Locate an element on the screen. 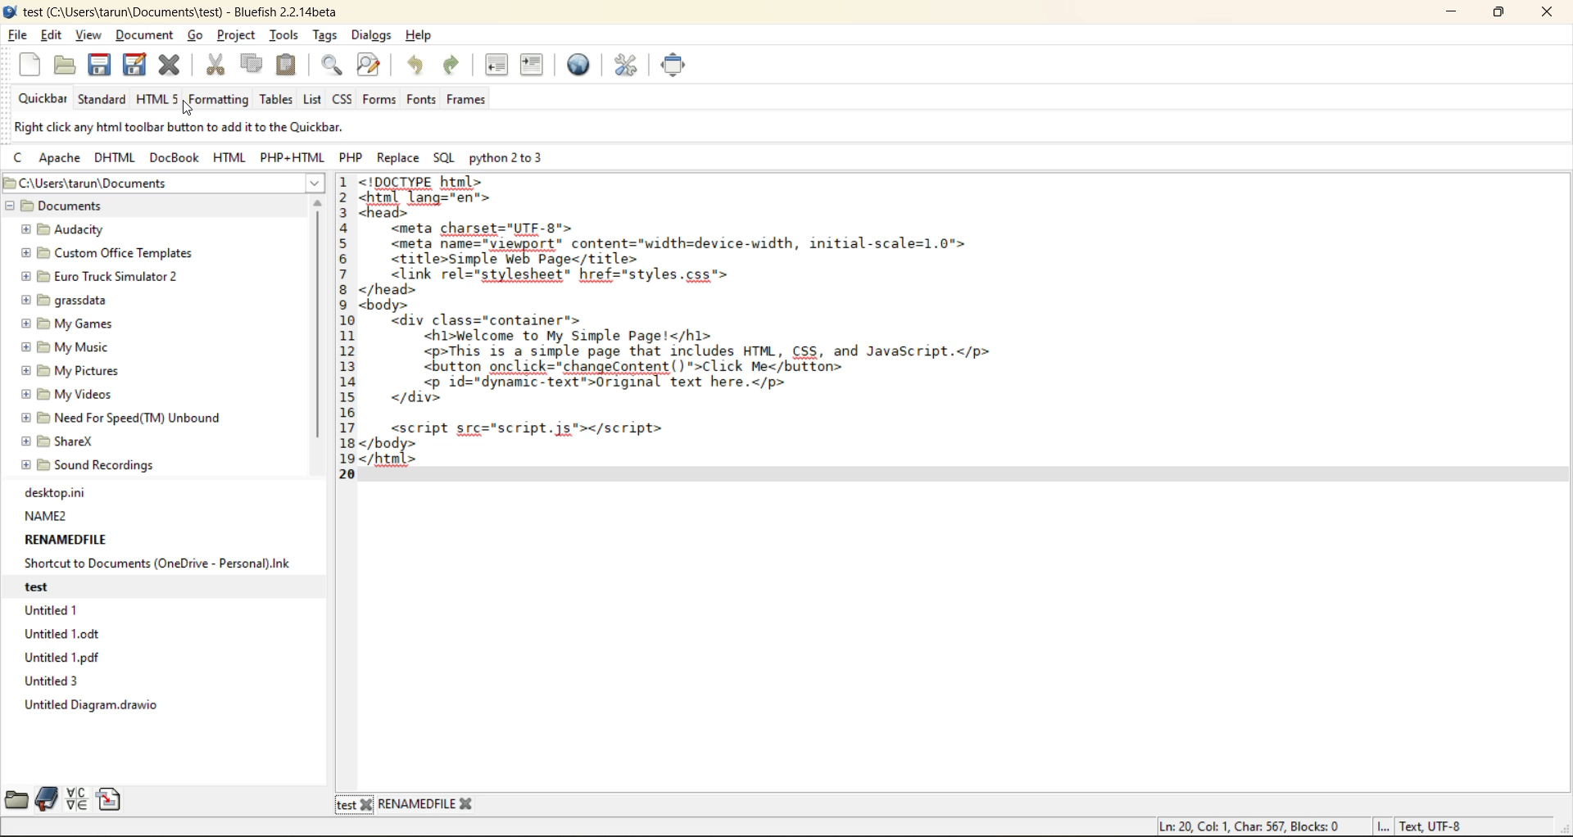  formatting is located at coordinates (220, 100).